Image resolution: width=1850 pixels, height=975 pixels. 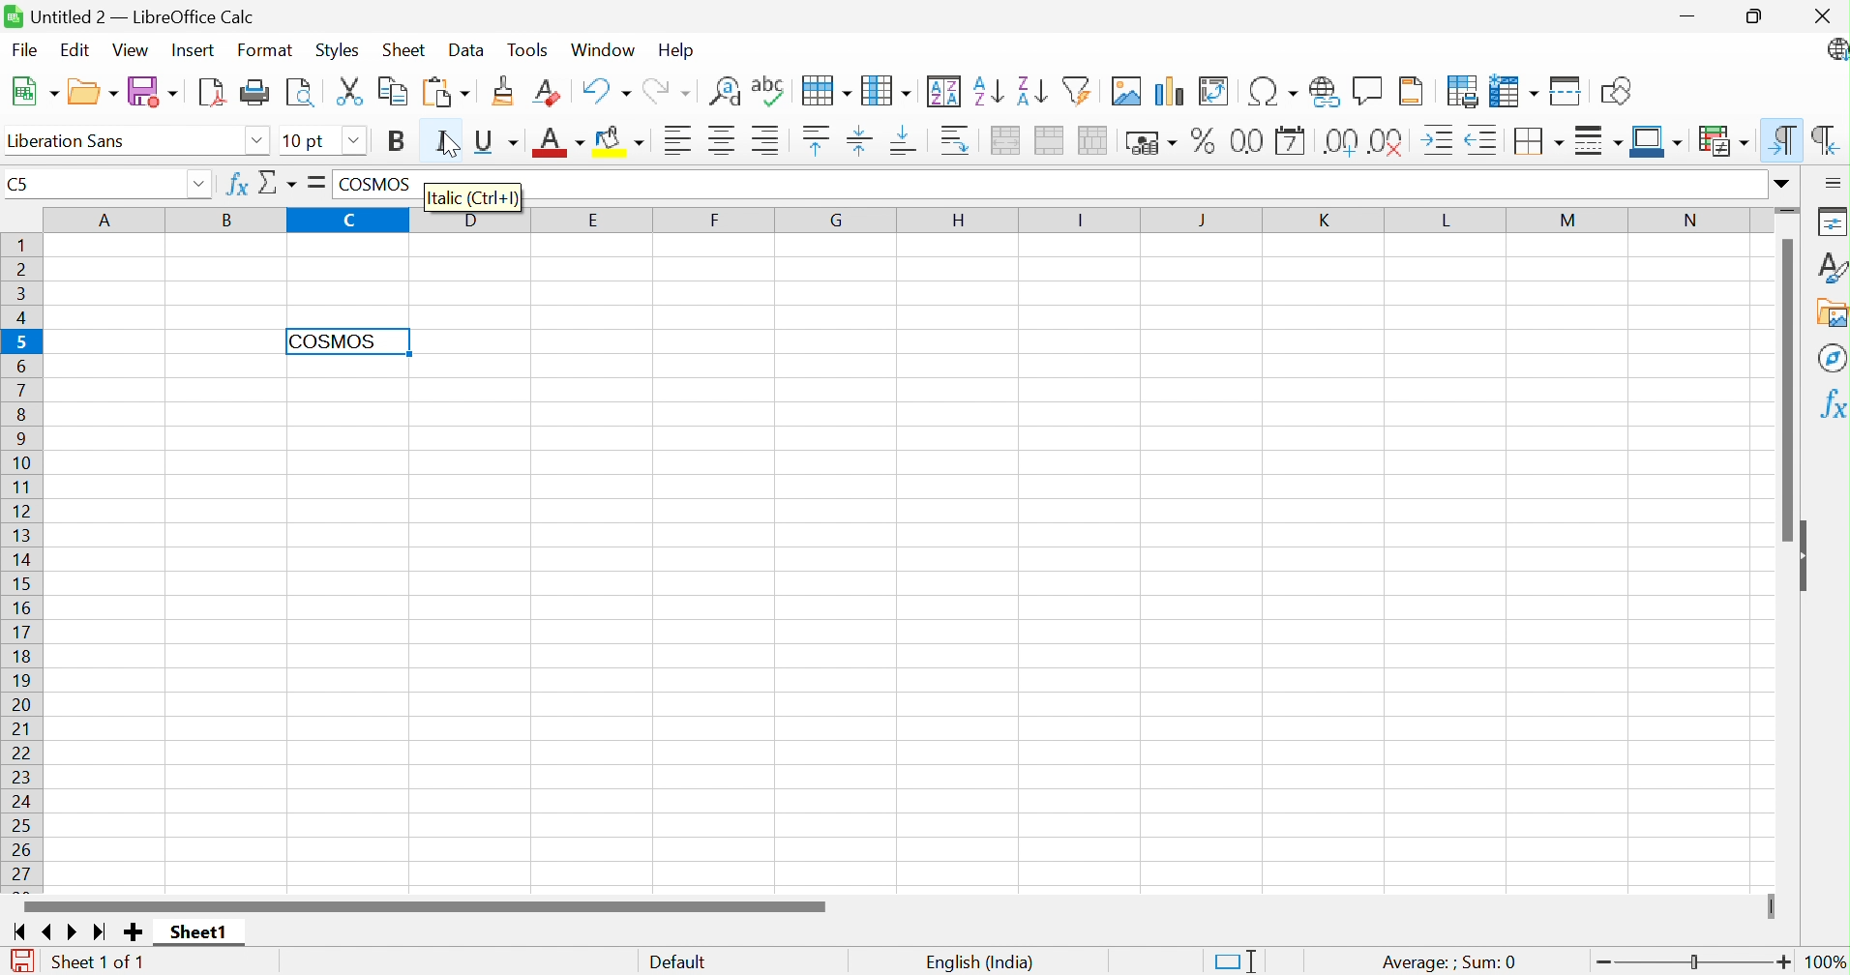 I want to click on Toggle print as preview, so click(x=298, y=96).